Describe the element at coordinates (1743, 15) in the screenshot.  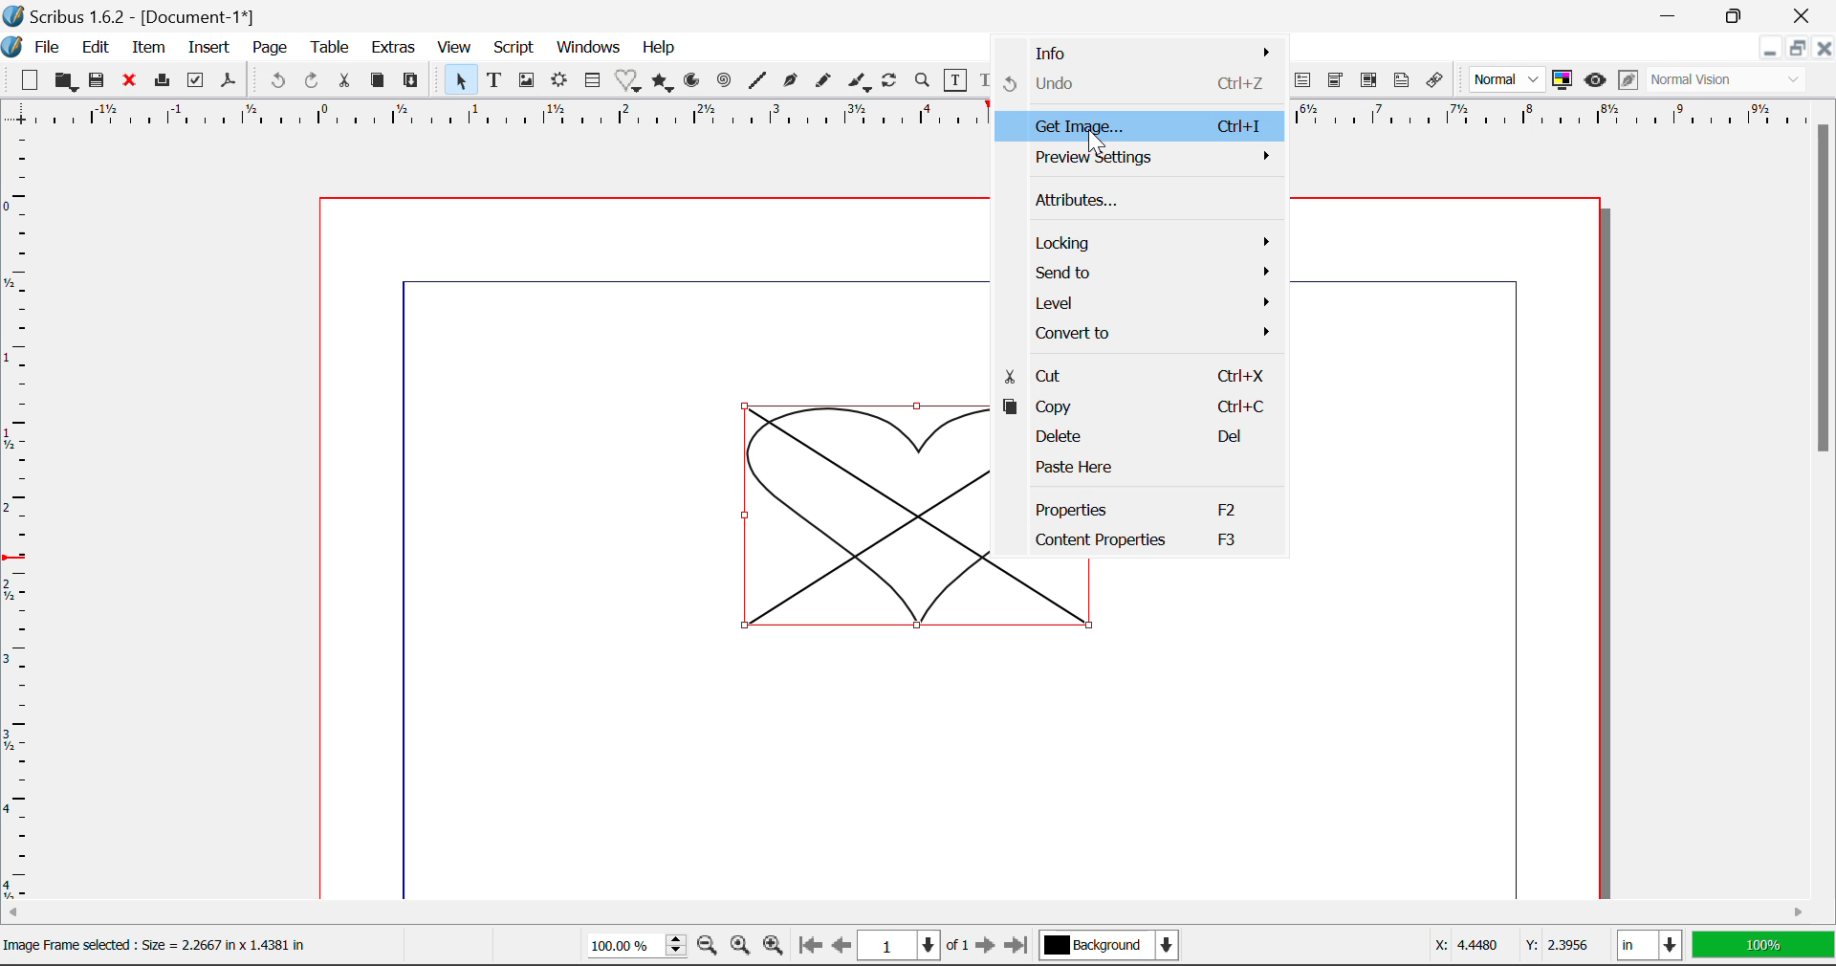
I see `Minimize` at that location.